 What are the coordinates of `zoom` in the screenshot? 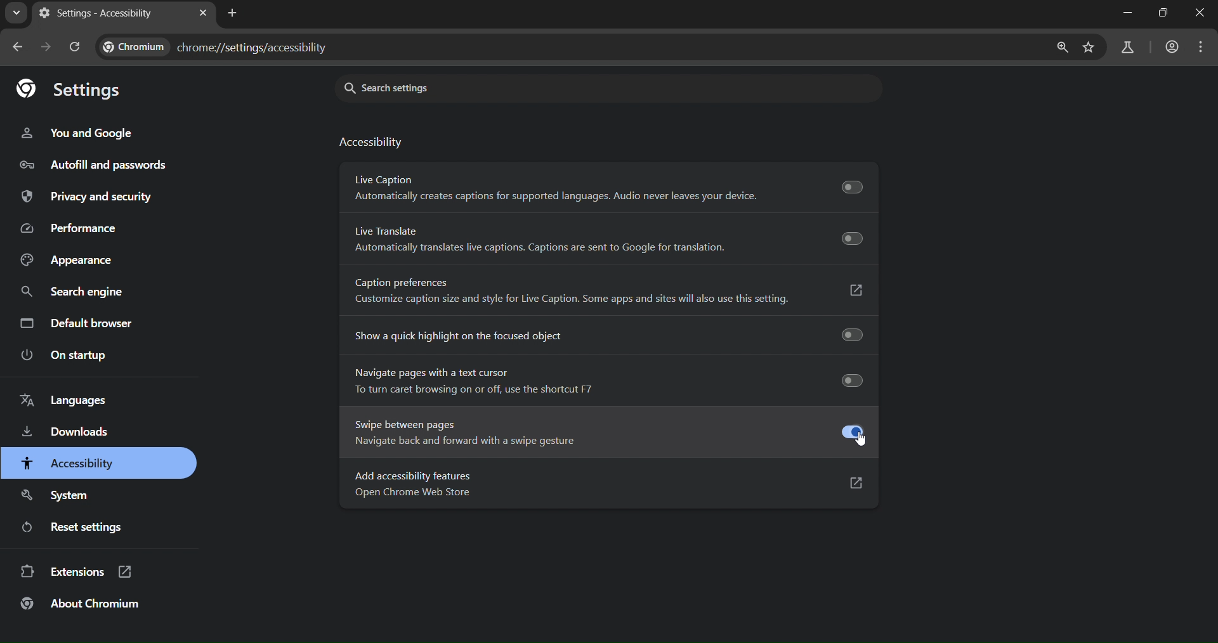 It's located at (1061, 48).